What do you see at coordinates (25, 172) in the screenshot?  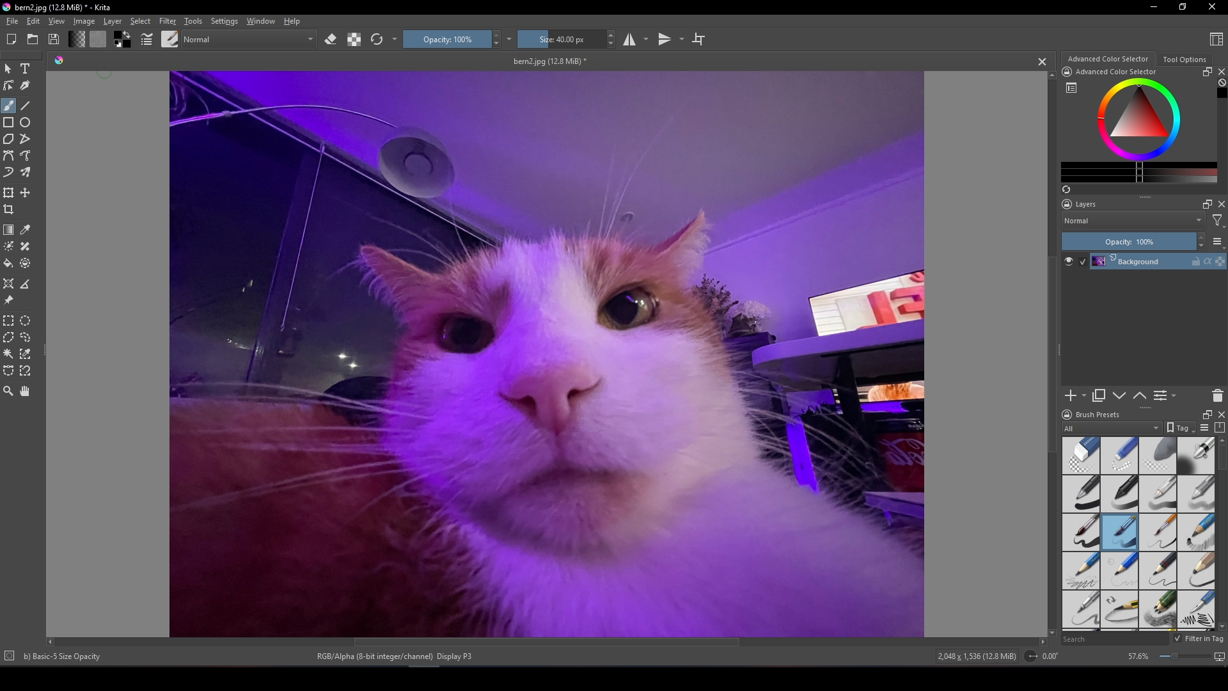 I see `Multibrush tool` at bounding box center [25, 172].